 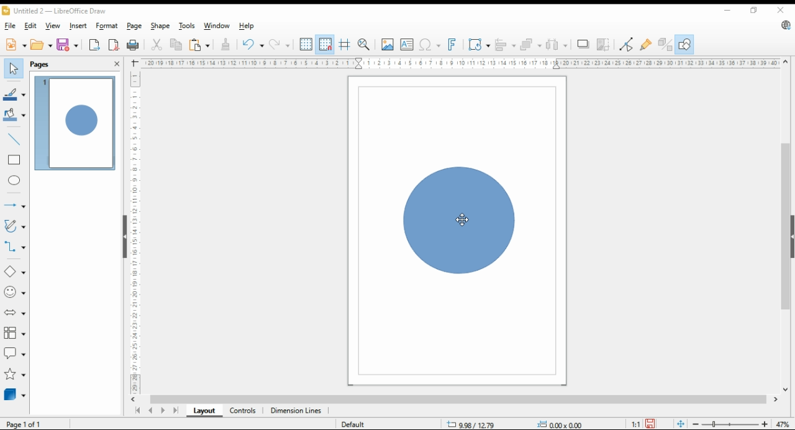 I want to click on 9.98/12.79, so click(x=471, y=425).